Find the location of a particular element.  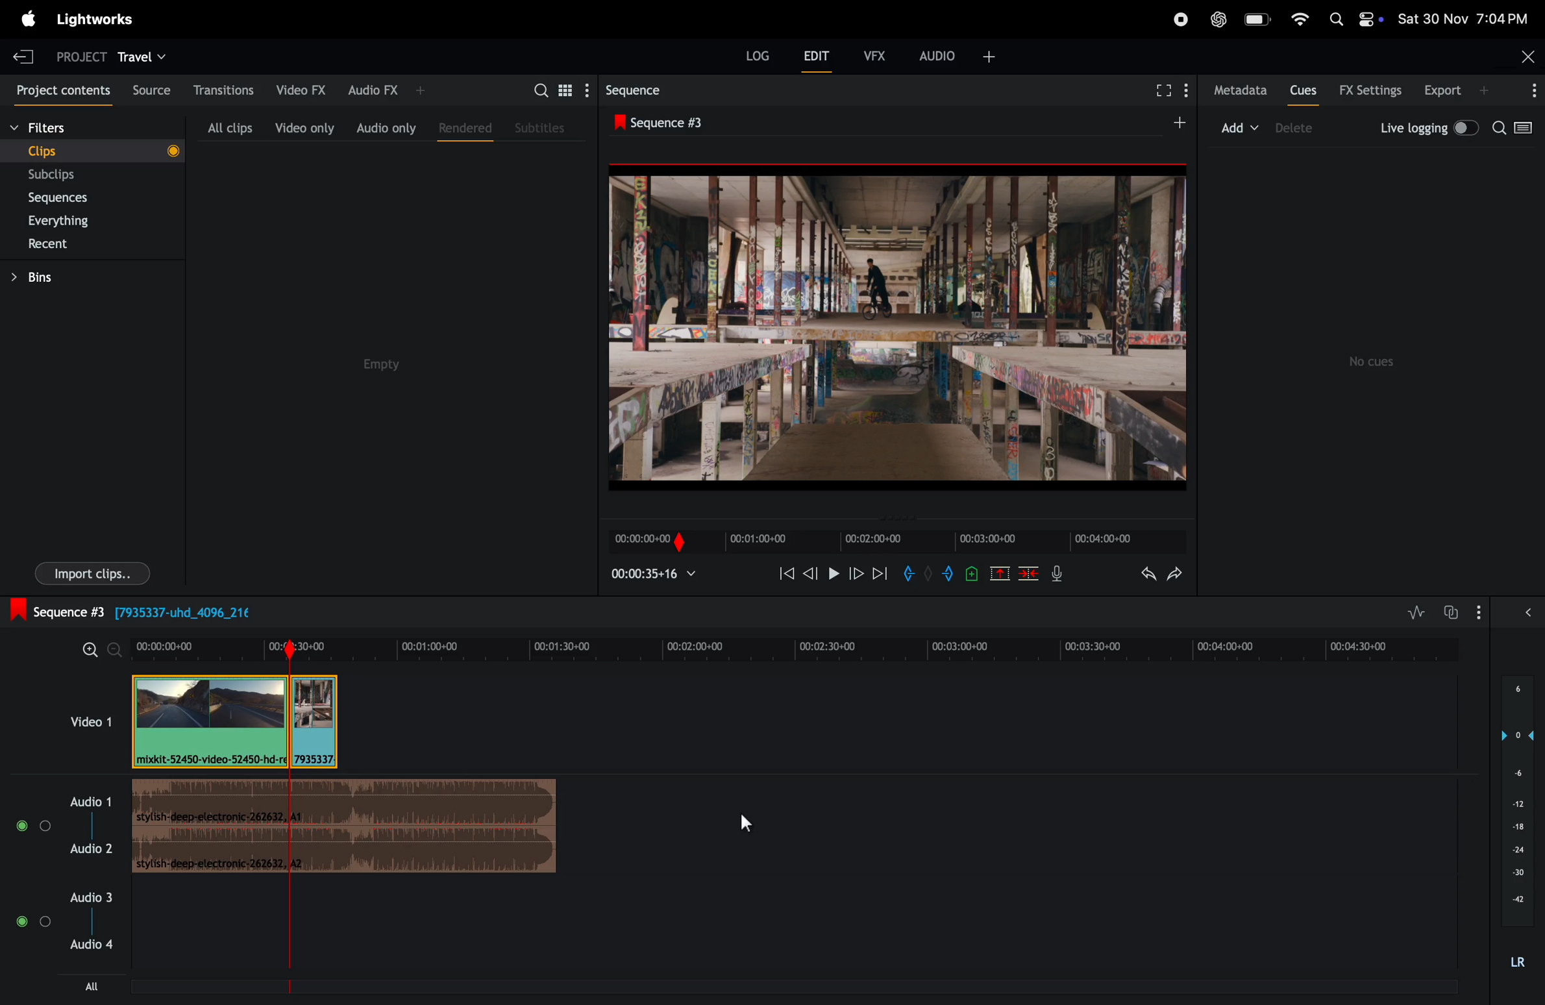

toggle audio track sync is located at coordinates (1448, 612).